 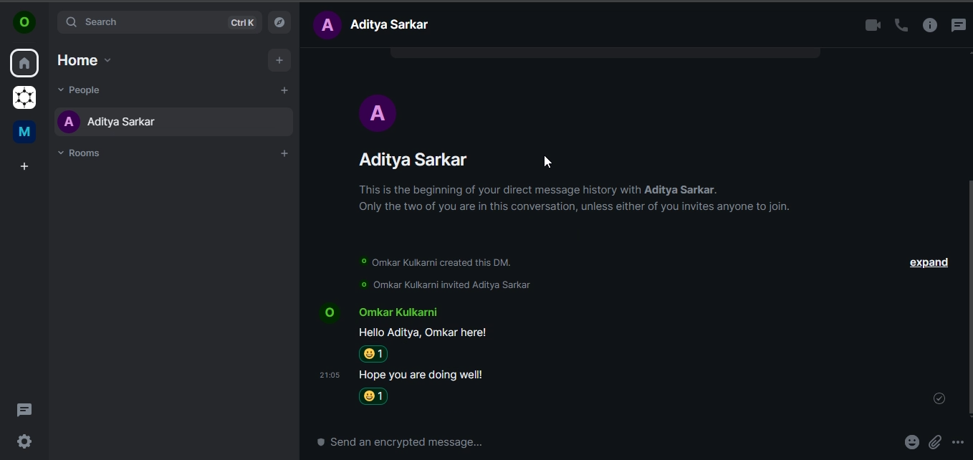 I want to click on Hello Aditya, Omkar here!, so click(x=430, y=331).